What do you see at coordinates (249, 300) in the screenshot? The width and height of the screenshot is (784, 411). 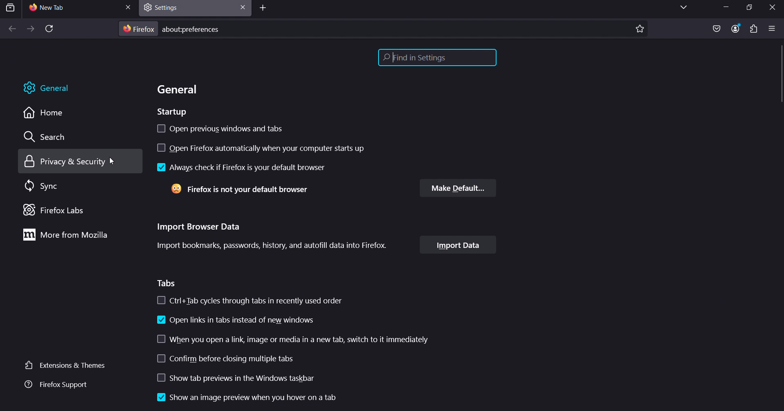 I see `ctrl + tab cycles through tabs in recently used order` at bounding box center [249, 300].